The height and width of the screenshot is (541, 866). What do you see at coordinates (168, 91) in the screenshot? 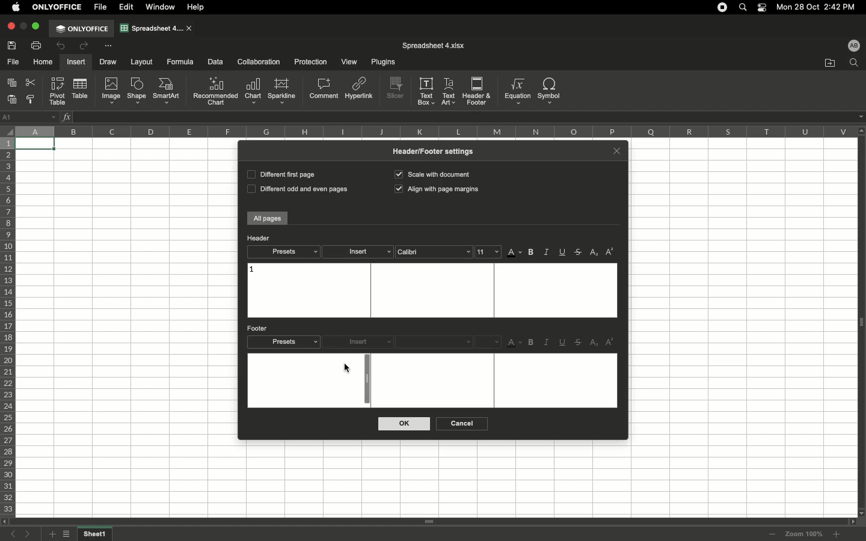
I see `SmartArt` at bounding box center [168, 91].